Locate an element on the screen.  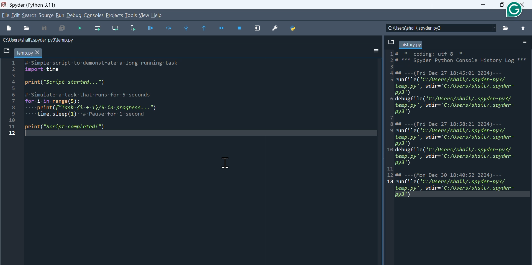
Debug file is located at coordinates (80, 28).